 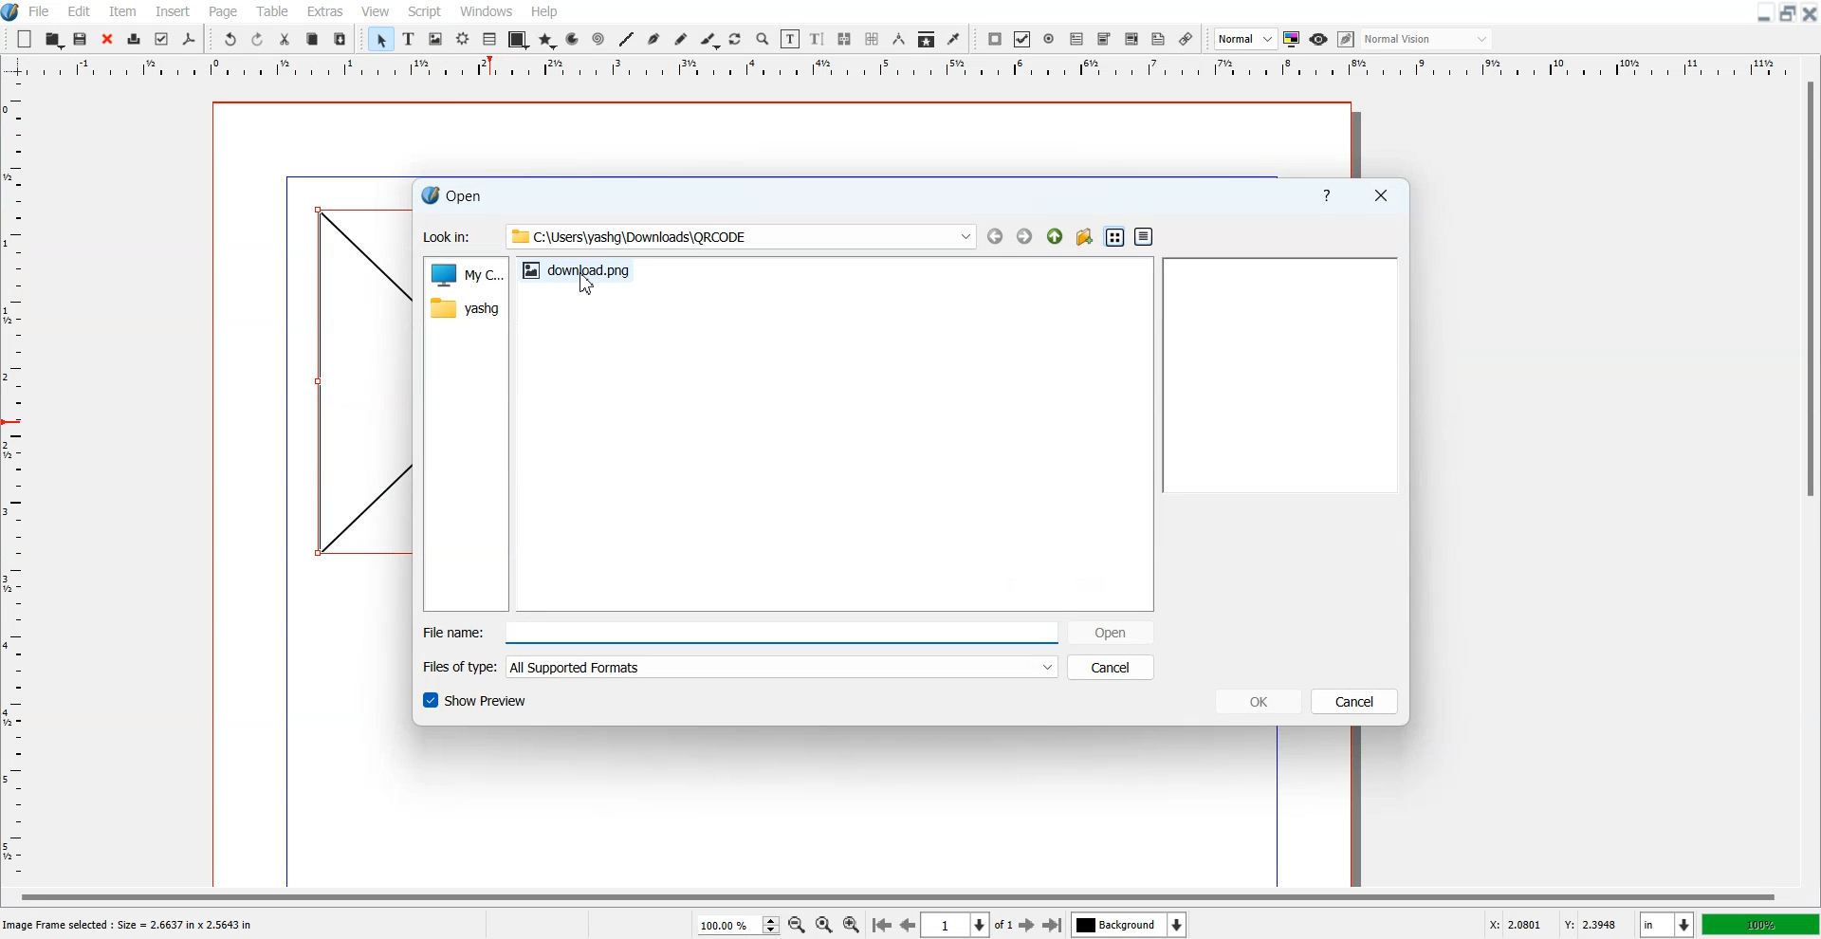 I want to click on Preflight verifier, so click(x=162, y=40).